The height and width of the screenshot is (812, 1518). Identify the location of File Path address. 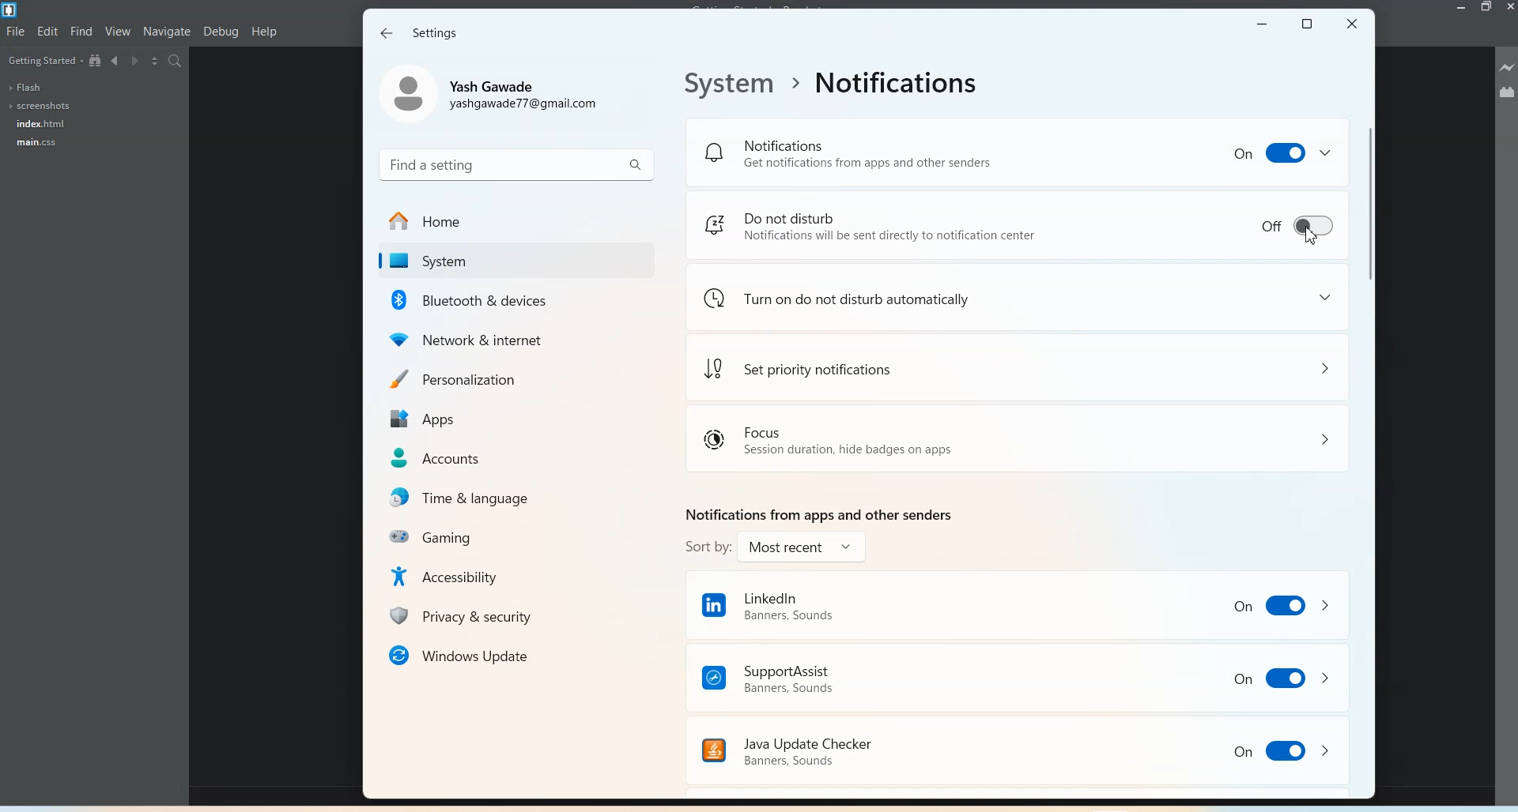
(836, 85).